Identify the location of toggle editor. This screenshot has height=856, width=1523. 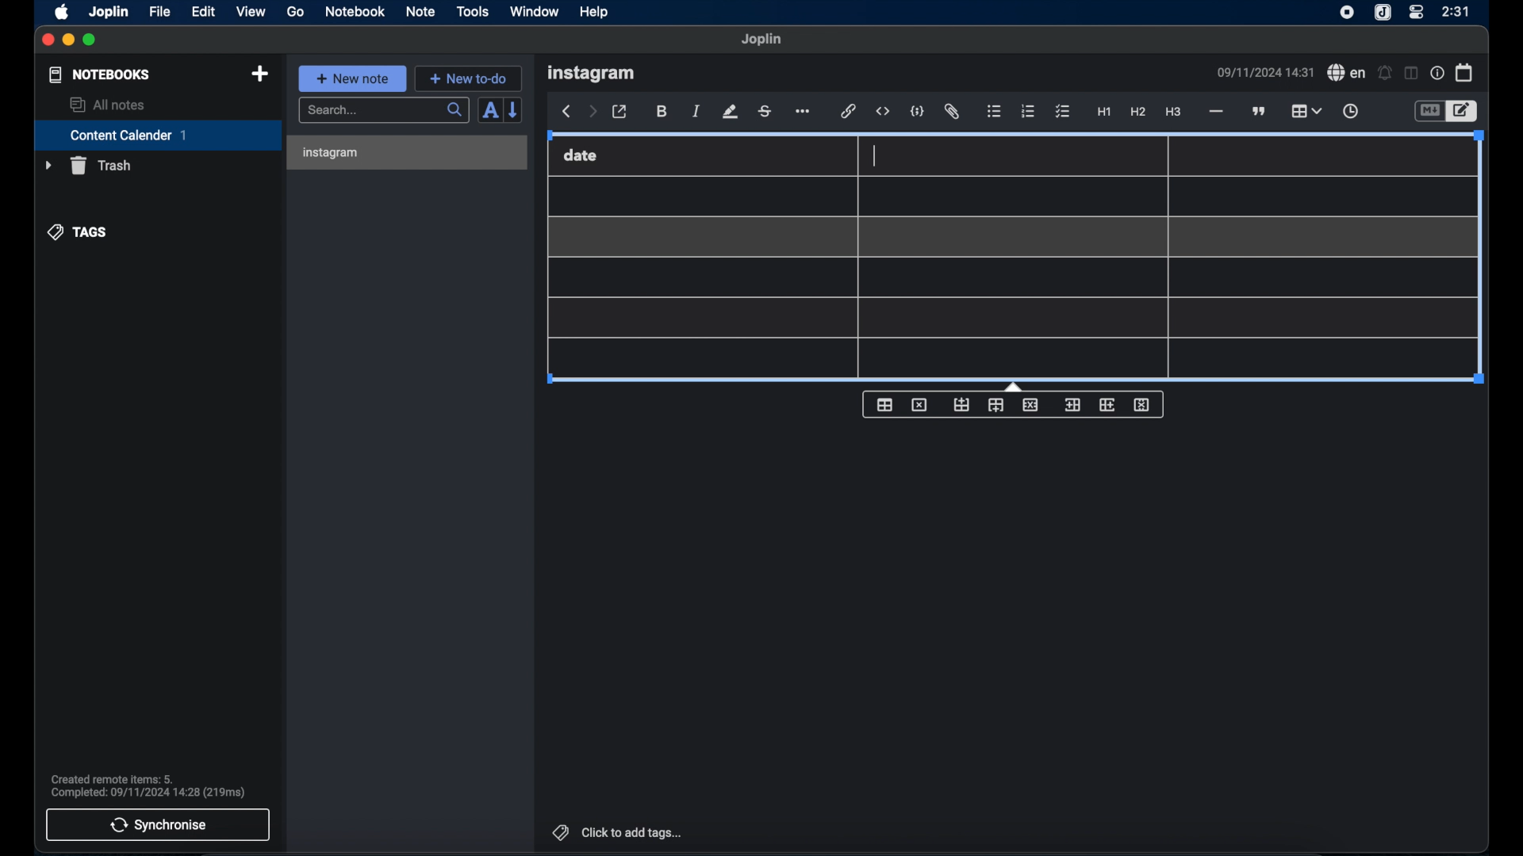
(1465, 109).